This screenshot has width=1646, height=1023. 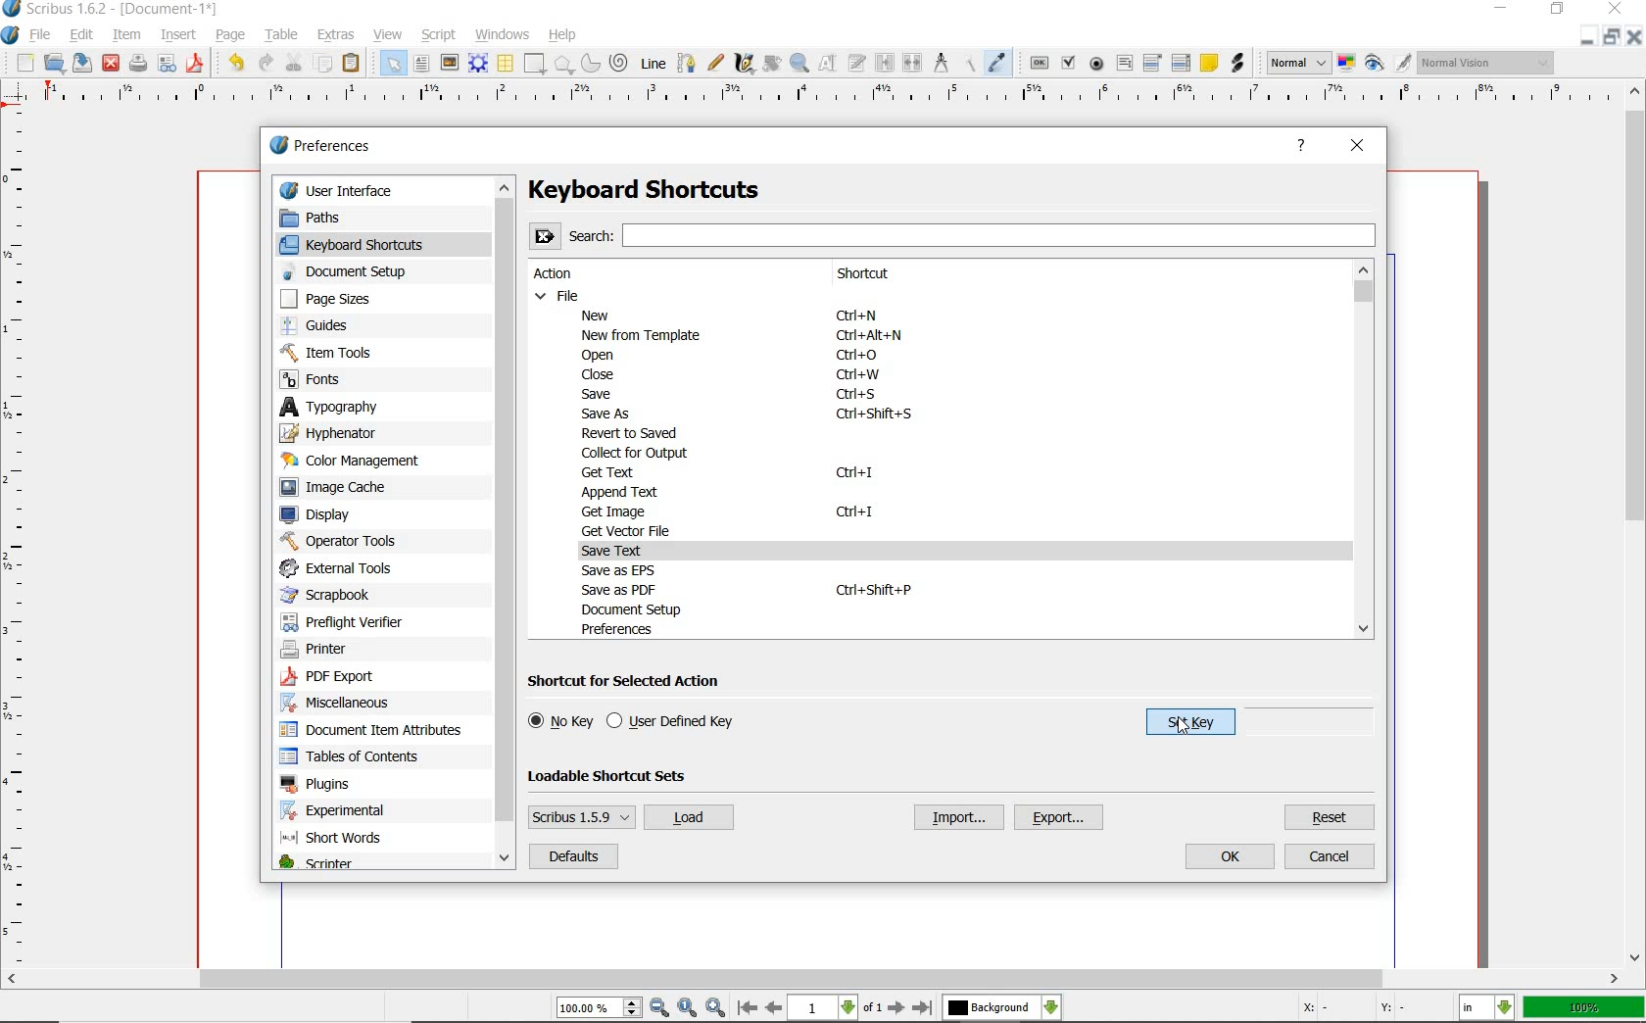 I want to click on unlink text frames, so click(x=912, y=63).